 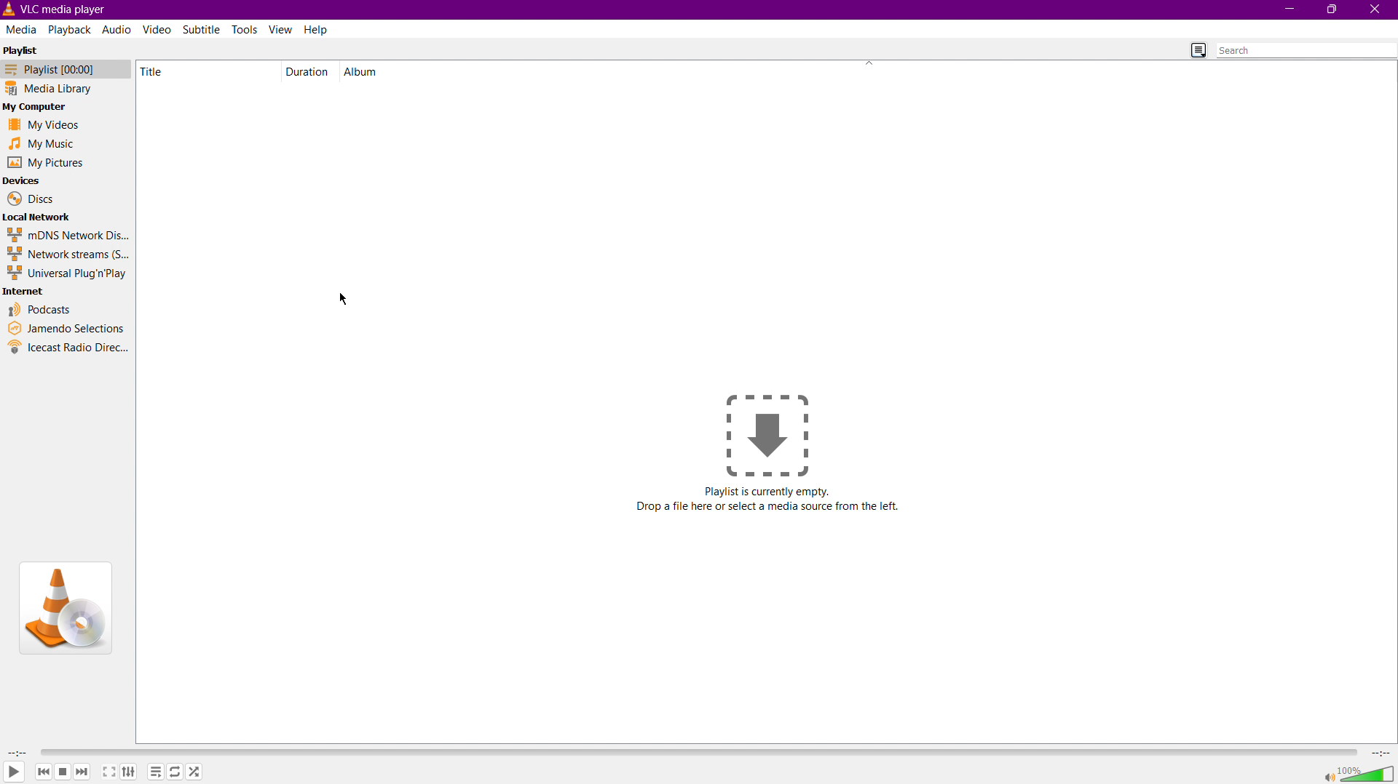 I want to click on Toggle Playlist View, so click(x=1198, y=50).